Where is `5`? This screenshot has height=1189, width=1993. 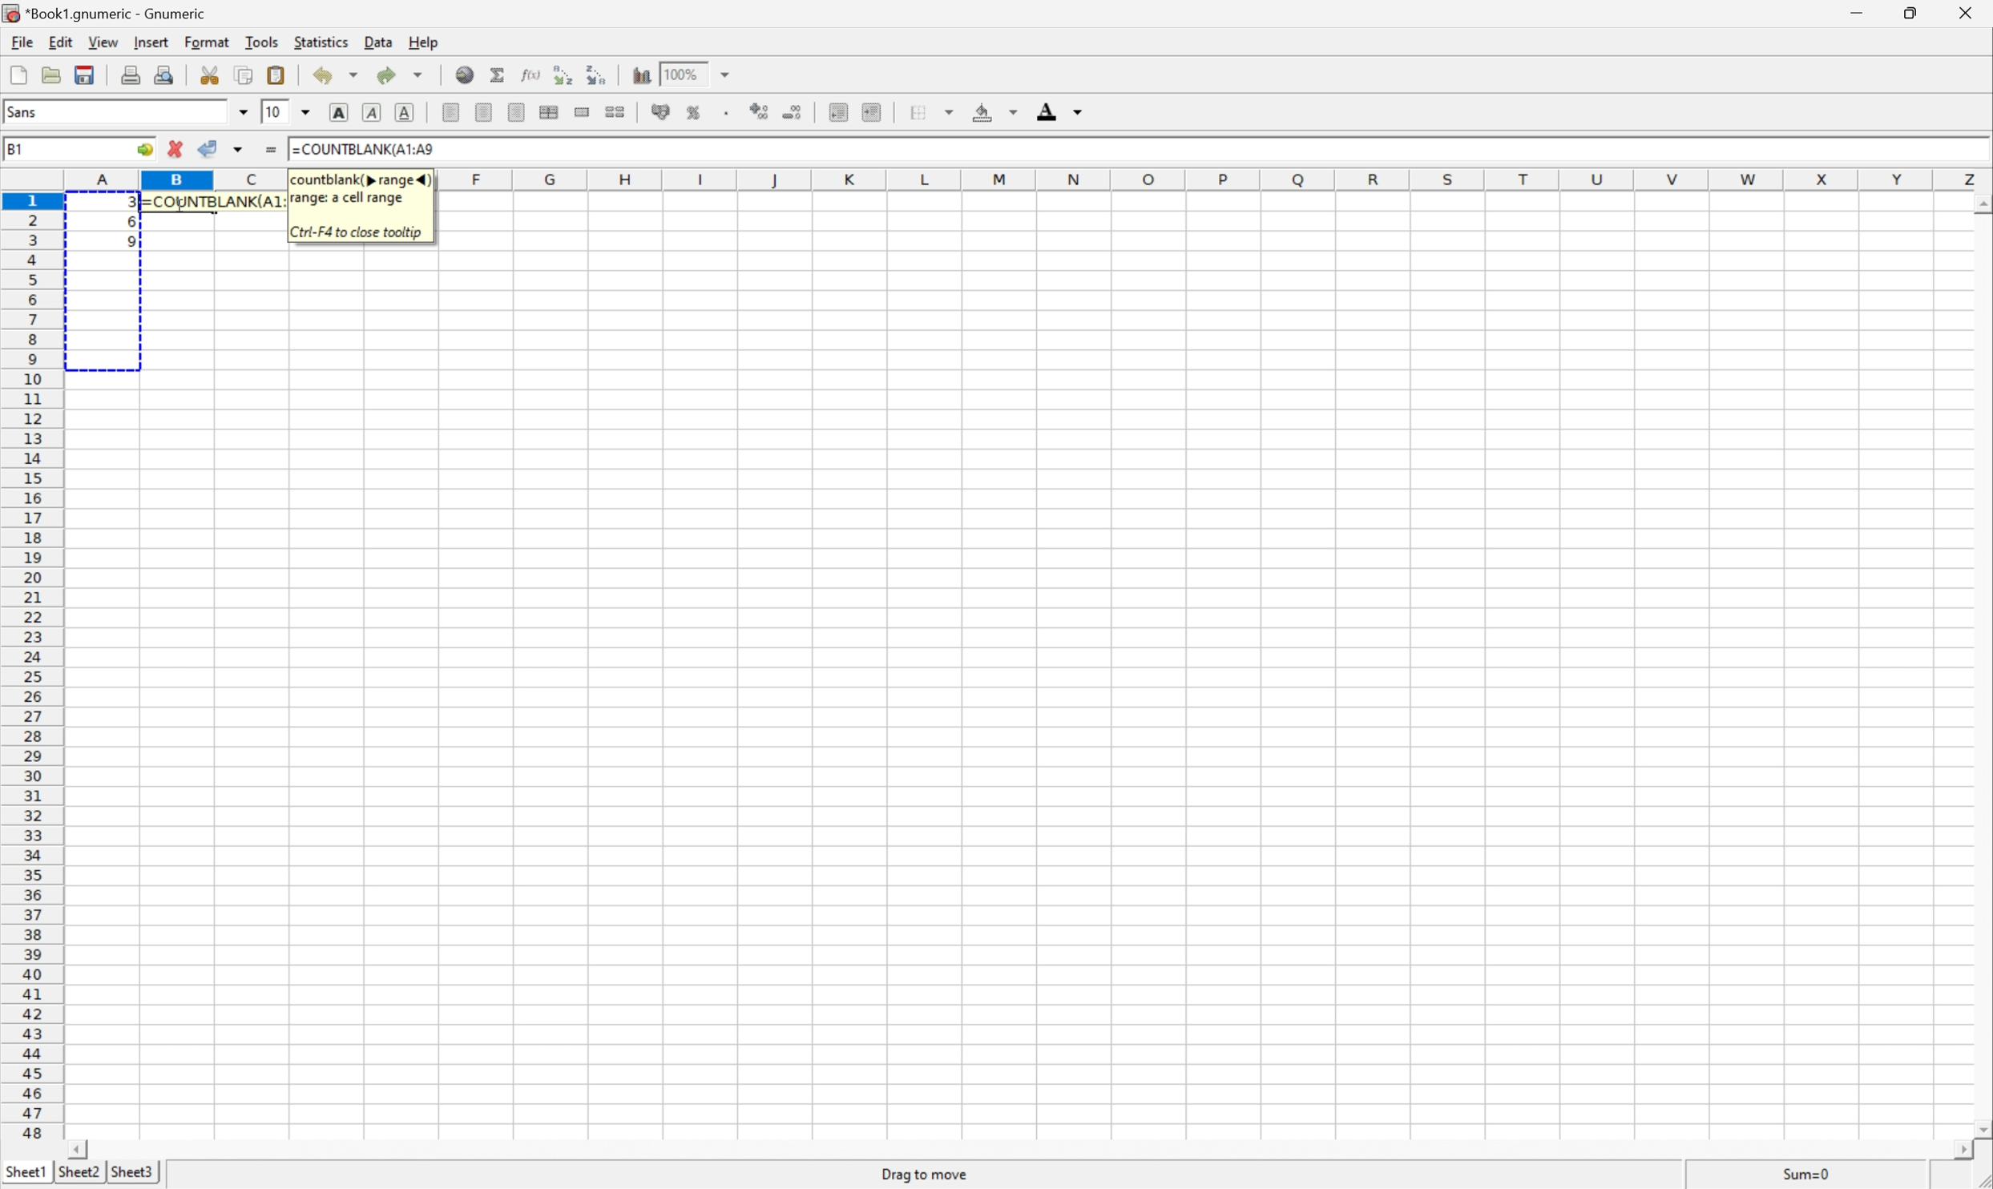
5 is located at coordinates (126, 244).